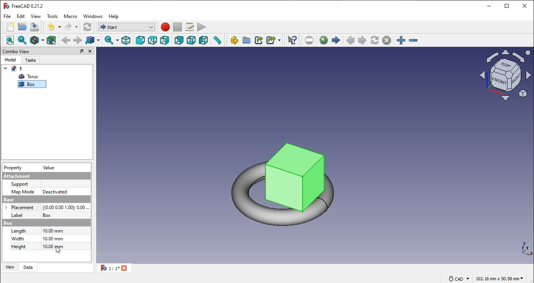 Image resolution: width=534 pixels, height=283 pixels. I want to click on base, so click(45, 199).